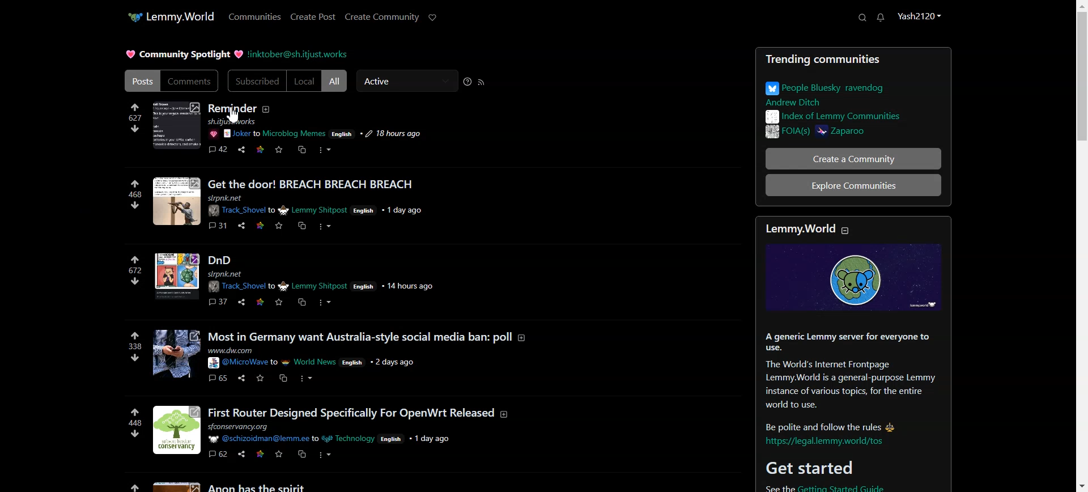 The image size is (1088, 492). Describe the element at coordinates (852, 95) in the screenshot. I see `Post` at that location.